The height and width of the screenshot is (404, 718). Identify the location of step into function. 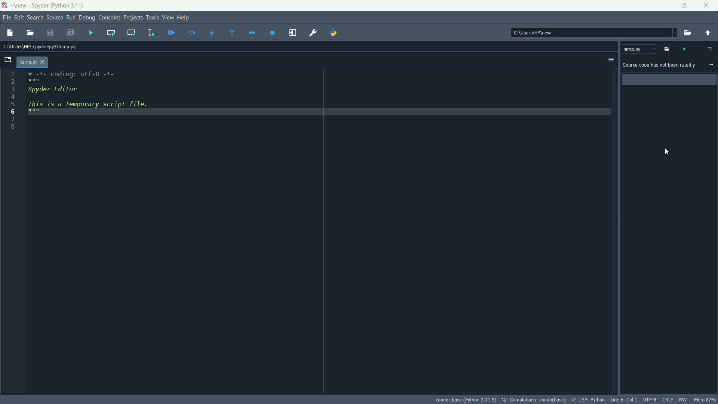
(212, 33).